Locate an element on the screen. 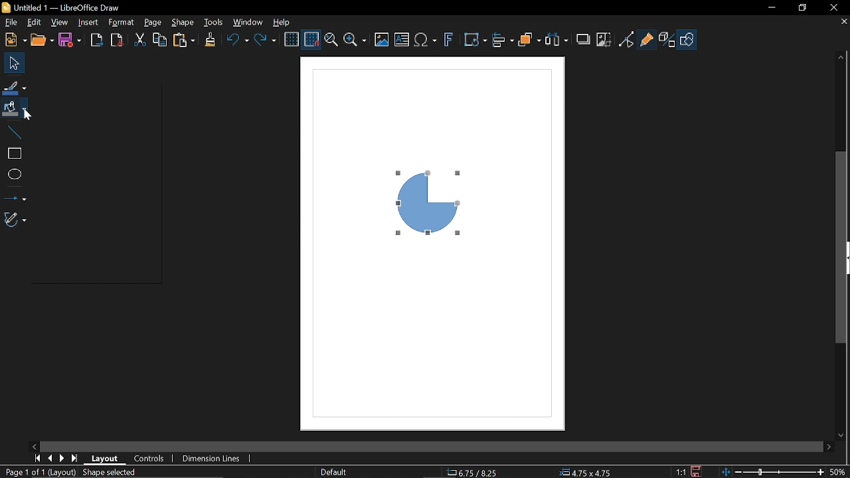 The image size is (850, 478). Page 1 of 1 (Layout) is located at coordinates (39, 471).